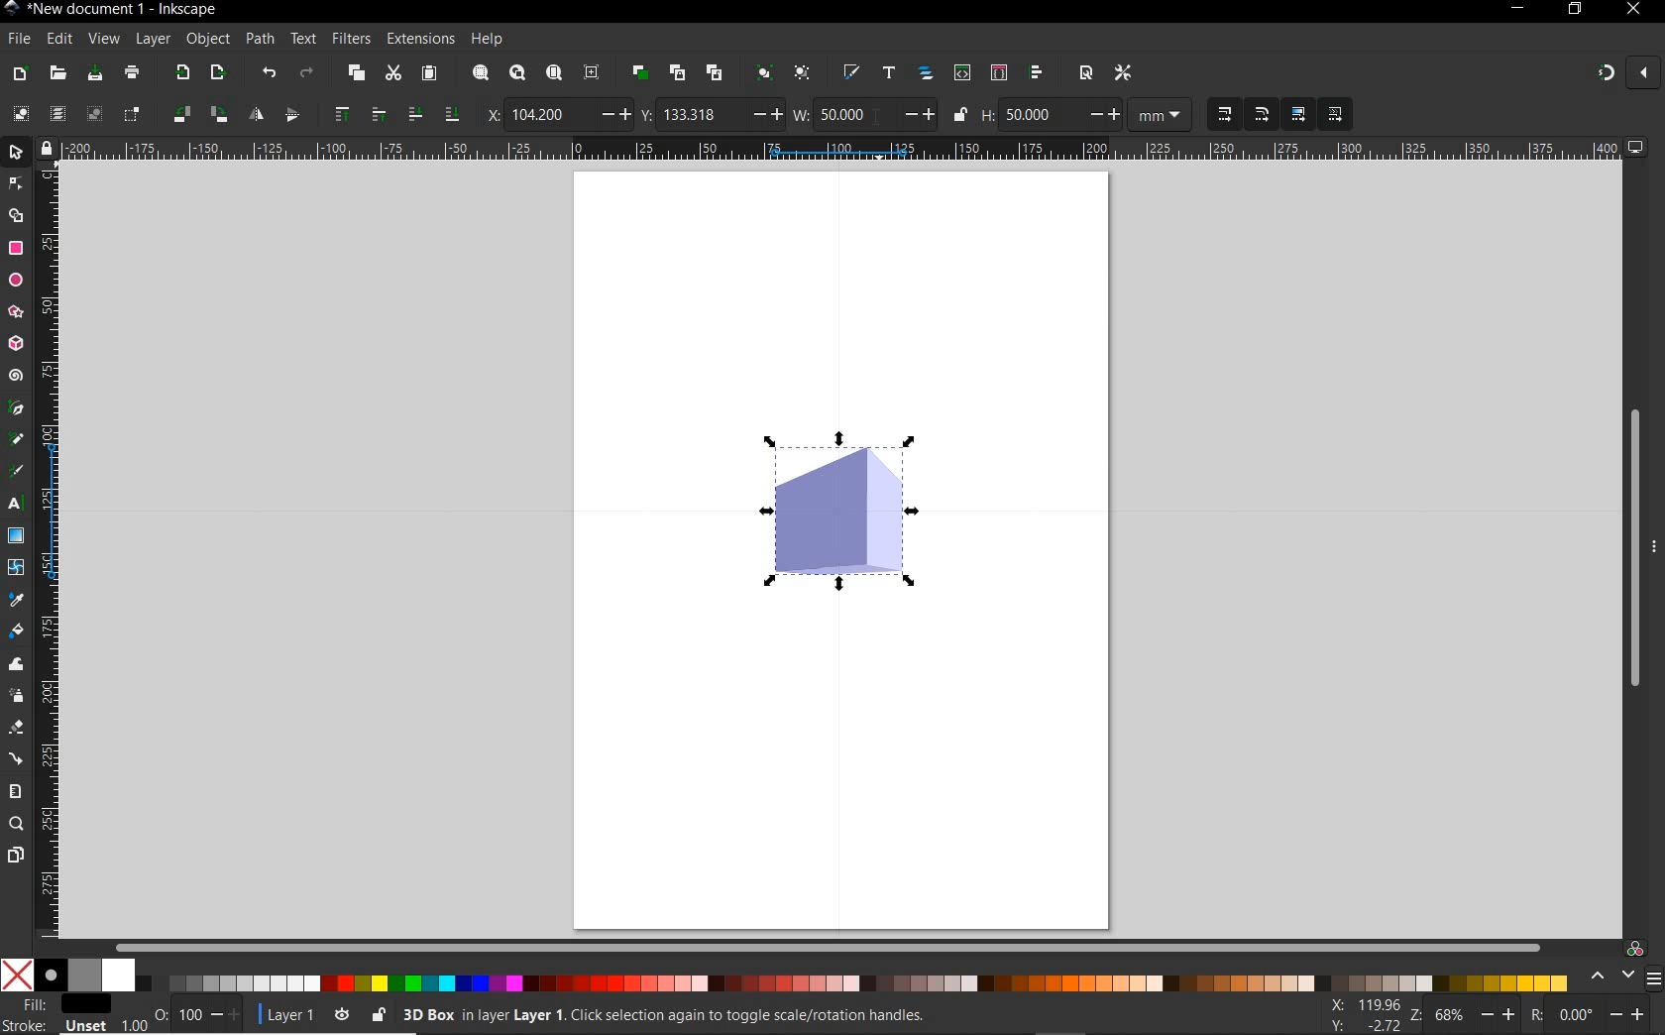 The image size is (1665, 1035). I want to click on connector tool, so click(18, 759).